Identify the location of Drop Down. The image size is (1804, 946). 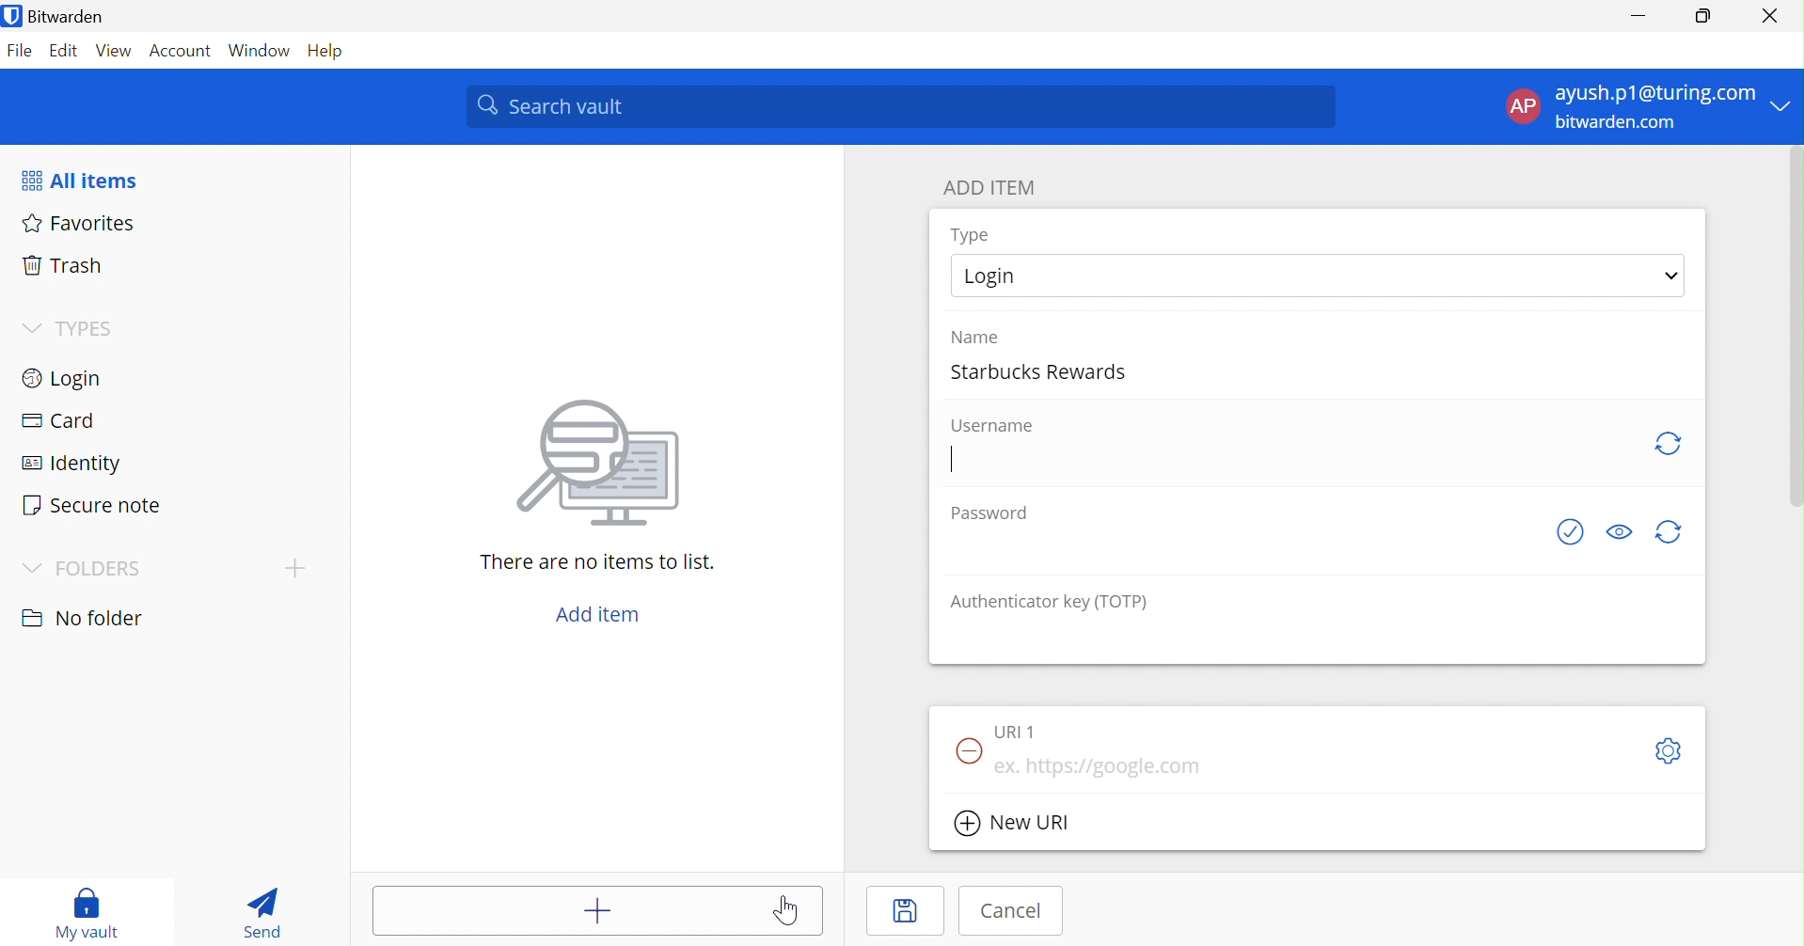
(1674, 276).